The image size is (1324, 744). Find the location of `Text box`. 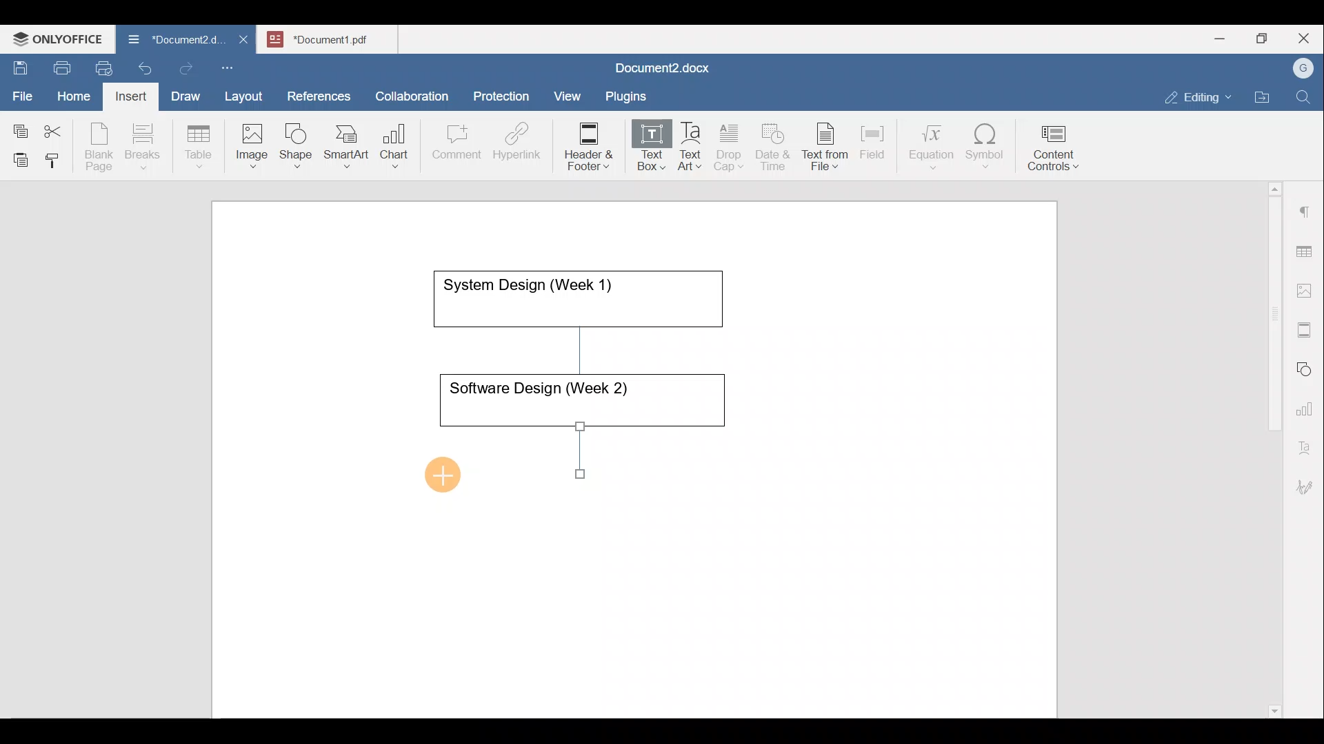

Text box is located at coordinates (642, 147).